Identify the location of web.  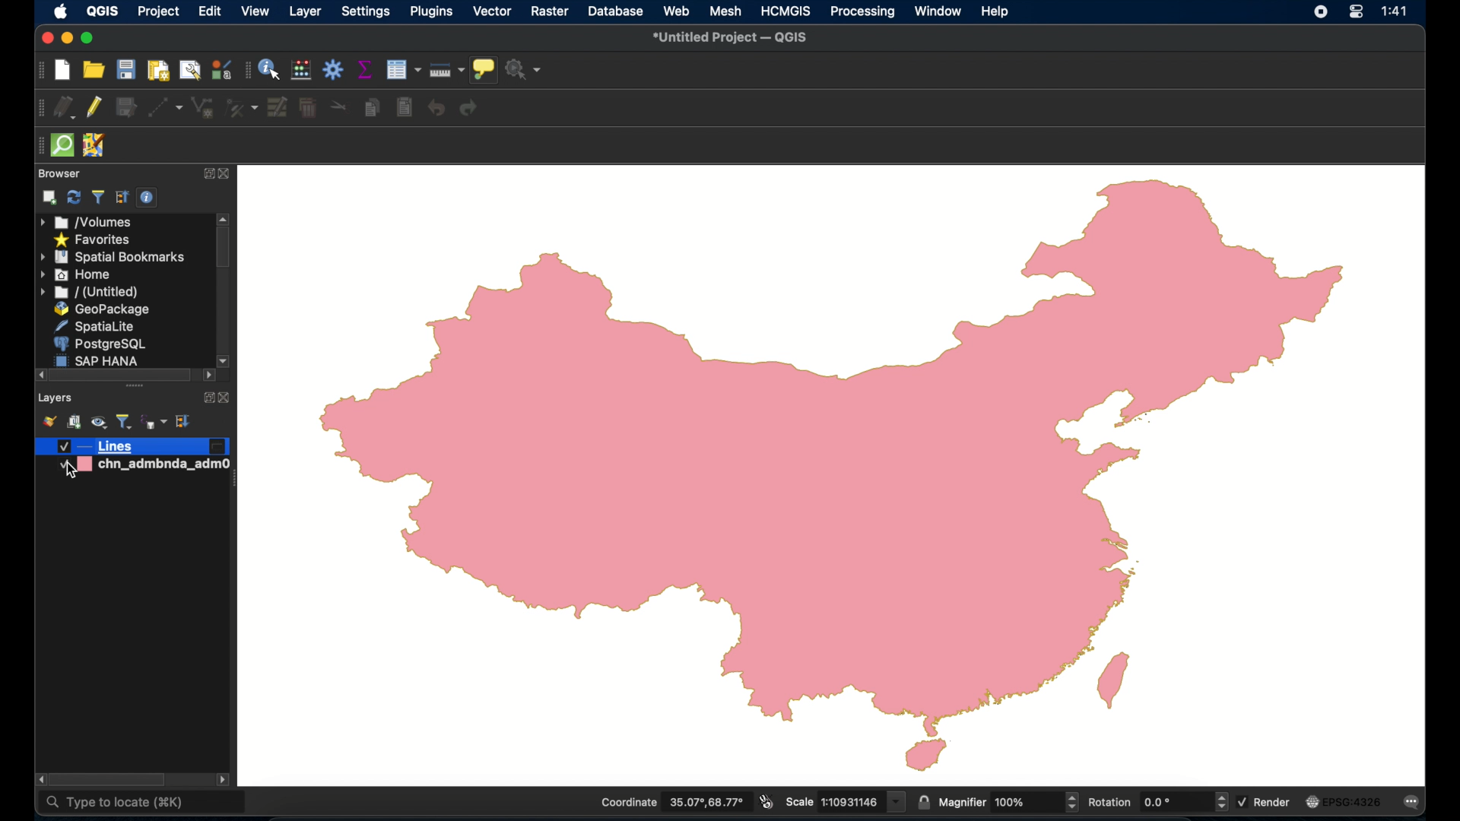
(676, 11).